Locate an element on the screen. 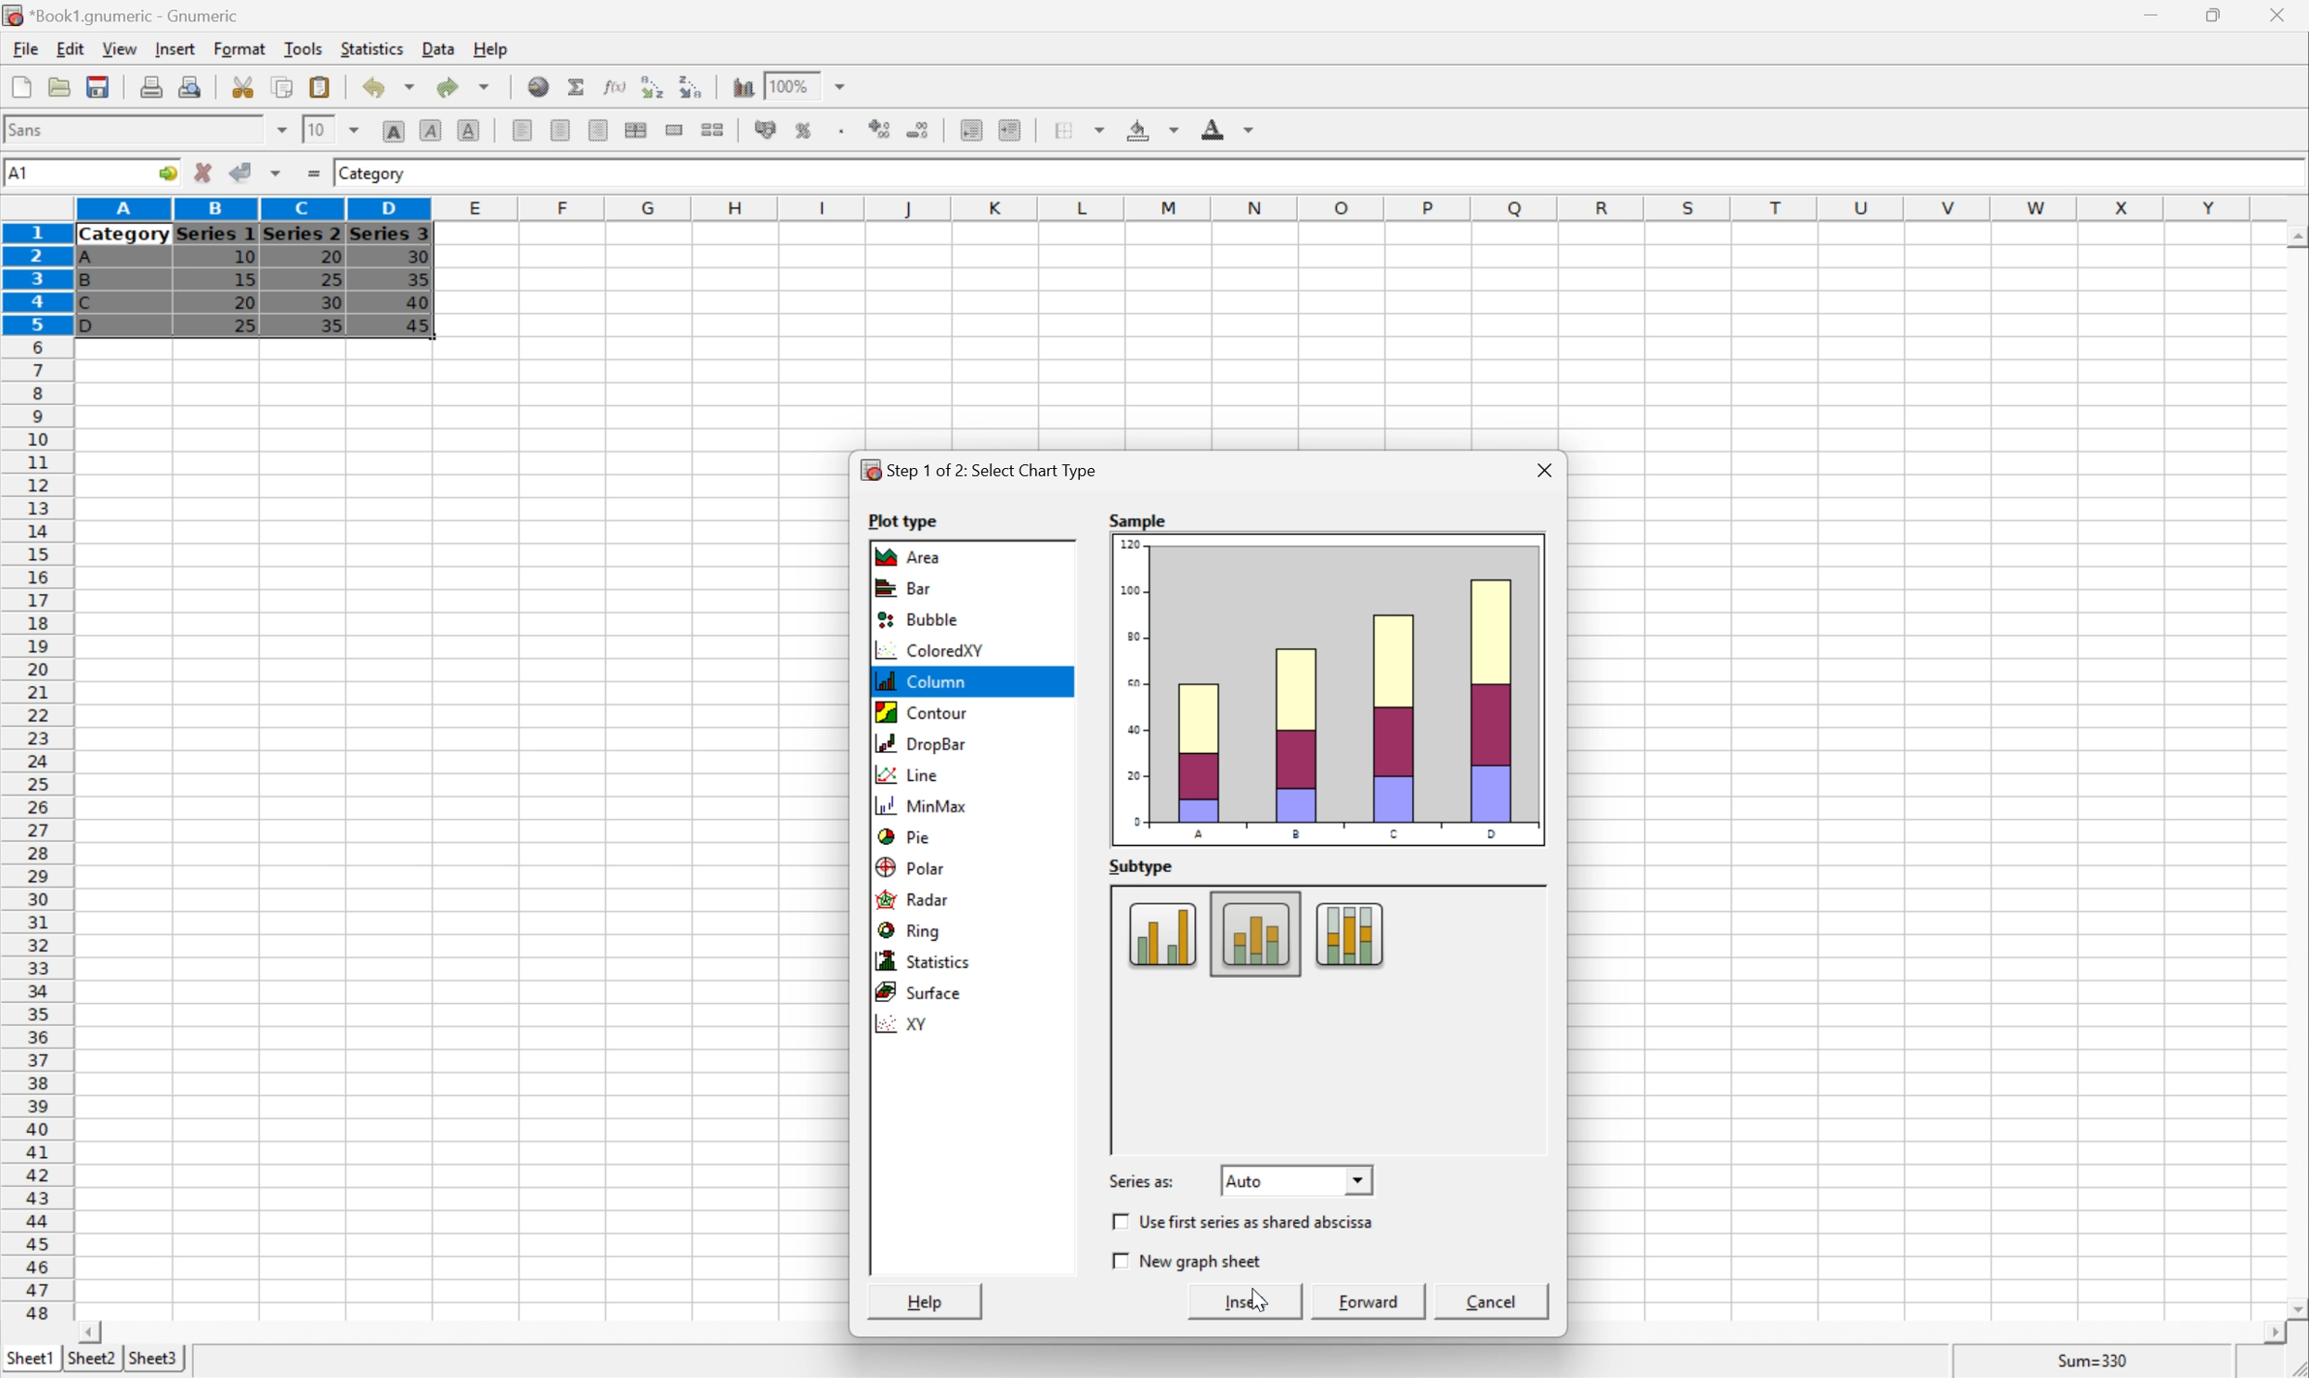 This screenshot has height=1378, width=2309. File is located at coordinates (26, 48).